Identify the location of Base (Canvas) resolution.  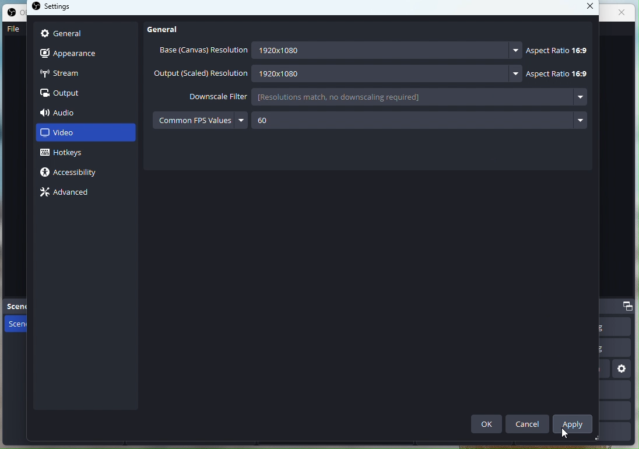
(200, 51).